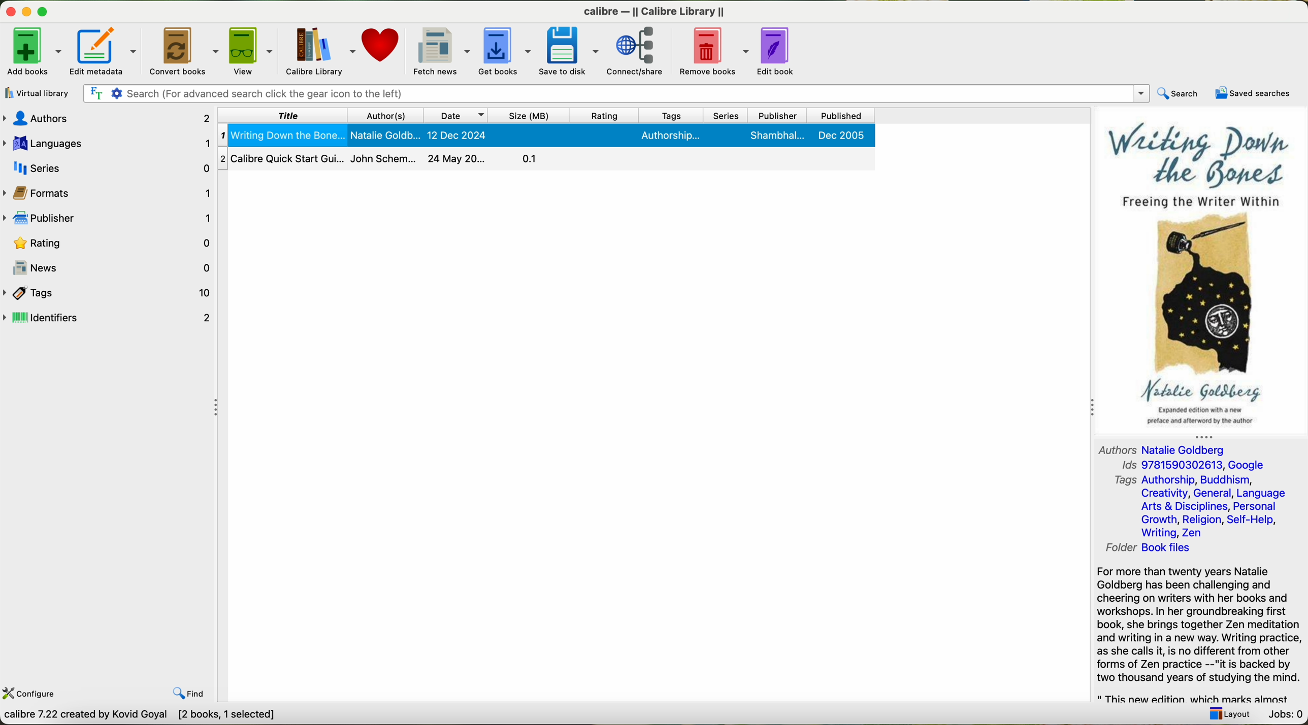 The image size is (1308, 725). What do you see at coordinates (1202, 635) in the screenshot?
I see `for more than twenty years Natale Goldbeng has challengigng and cheering on writers with her books and workshops.in her groundbreaking book she bring Zen meditation and write in a new way.writing preactice as she called it not different from other zen practices.` at bounding box center [1202, 635].